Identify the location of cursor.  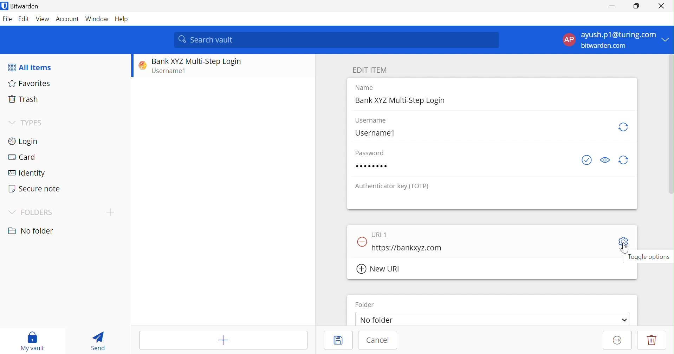
(626, 248).